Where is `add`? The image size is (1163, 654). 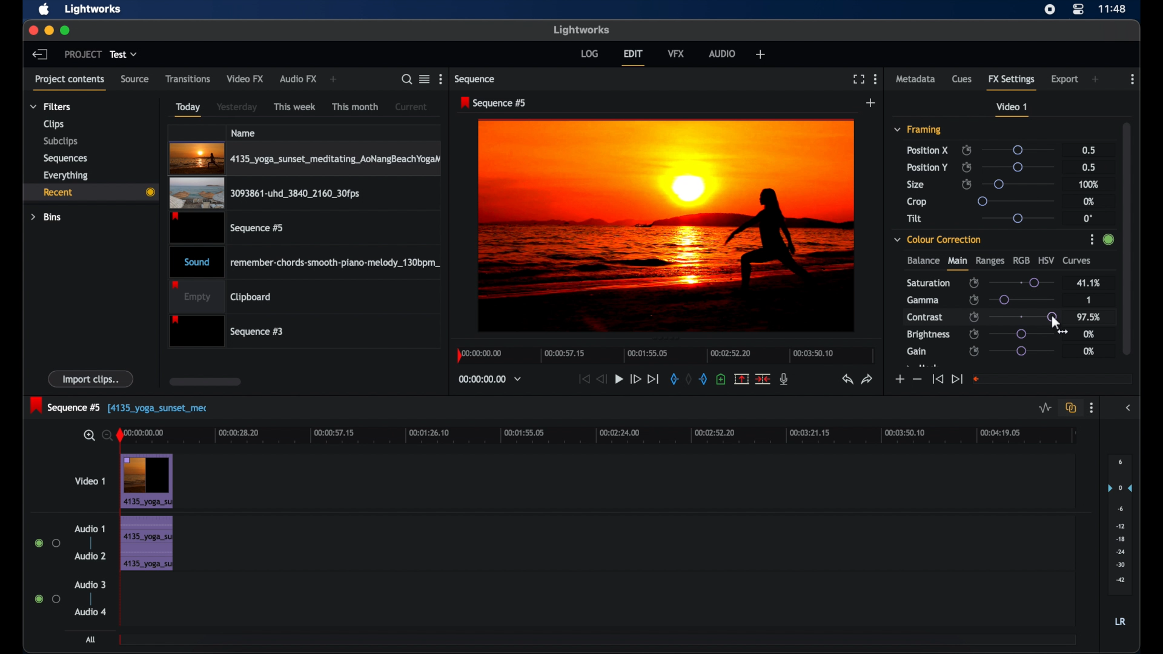 add is located at coordinates (871, 103).